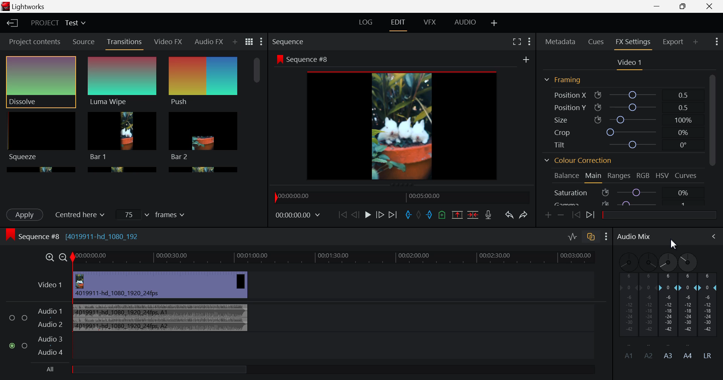 The width and height of the screenshot is (723, 380). Describe the element at coordinates (441, 215) in the screenshot. I see `Mark Cue` at that location.